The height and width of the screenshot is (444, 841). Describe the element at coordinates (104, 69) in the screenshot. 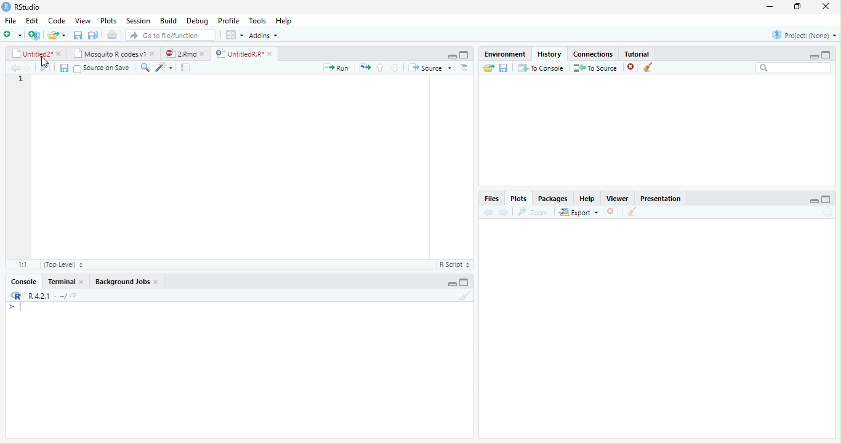

I see `source on save` at that location.